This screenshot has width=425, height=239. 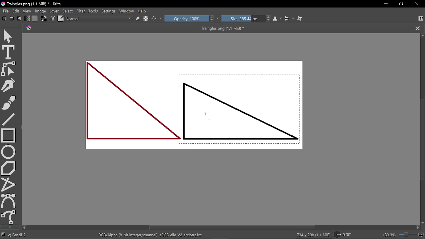 I want to click on Traingles.png (1.1 MiB) * - Krita, so click(x=33, y=4).